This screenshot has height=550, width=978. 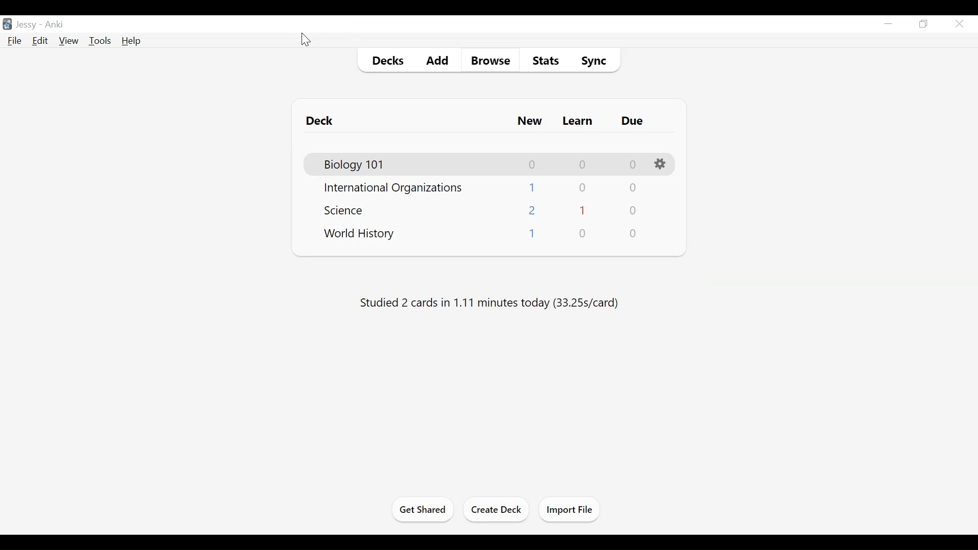 I want to click on Decks, so click(x=386, y=61).